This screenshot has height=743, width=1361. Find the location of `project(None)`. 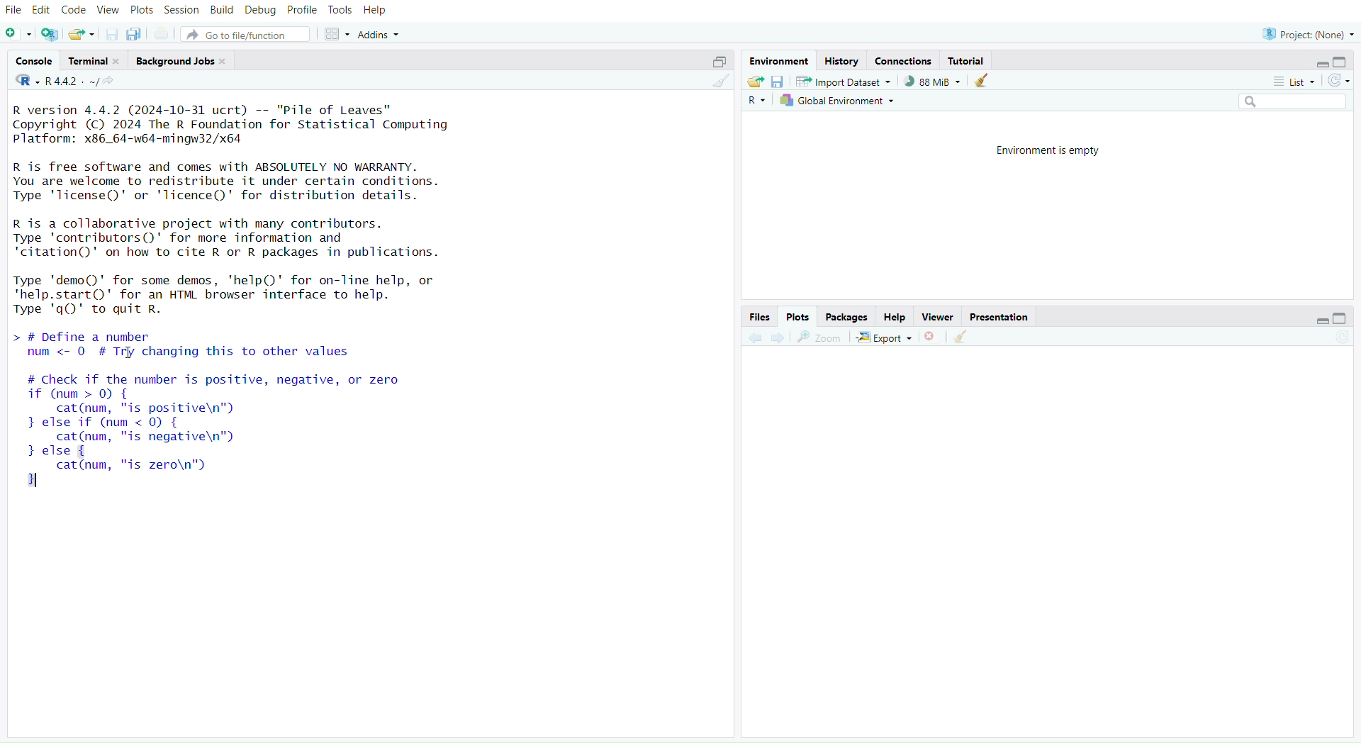

project(None) is located at coordinates (1308, 33).